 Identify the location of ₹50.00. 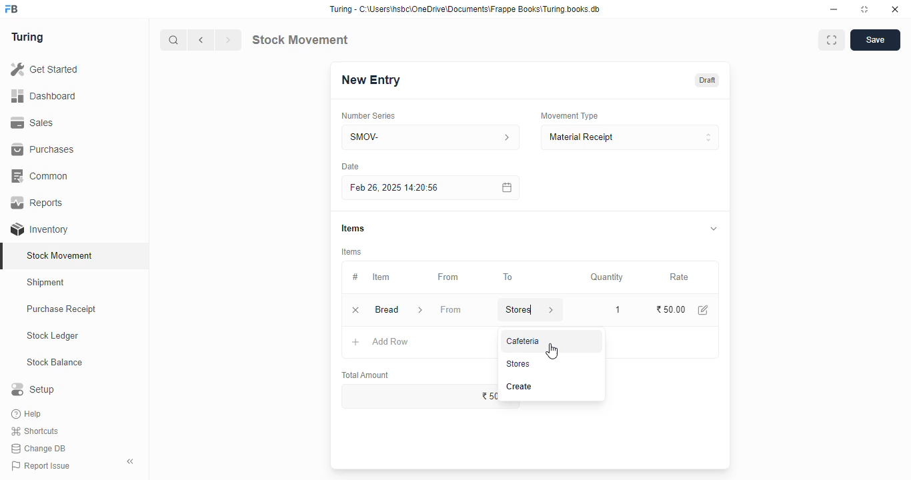
(672, 309).